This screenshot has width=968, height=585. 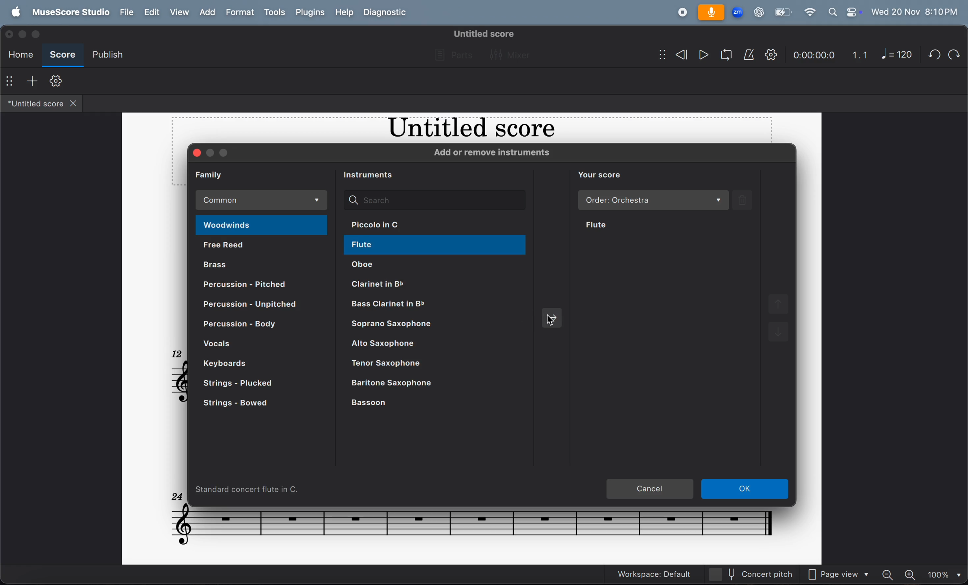 What do you see at coordinates (242, 13) in the screenshot?
I see `format` at bounding box center [242, 13].